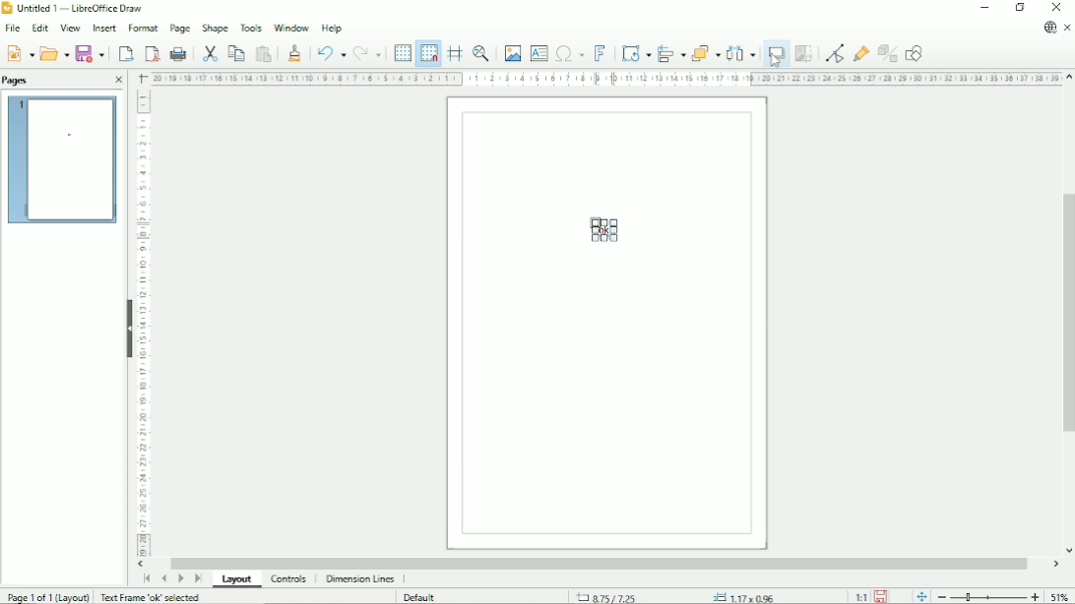 Image resolution: width=1075 pixels, height=604 pixels. I want to click on Textbox selected, so click(603, 231).